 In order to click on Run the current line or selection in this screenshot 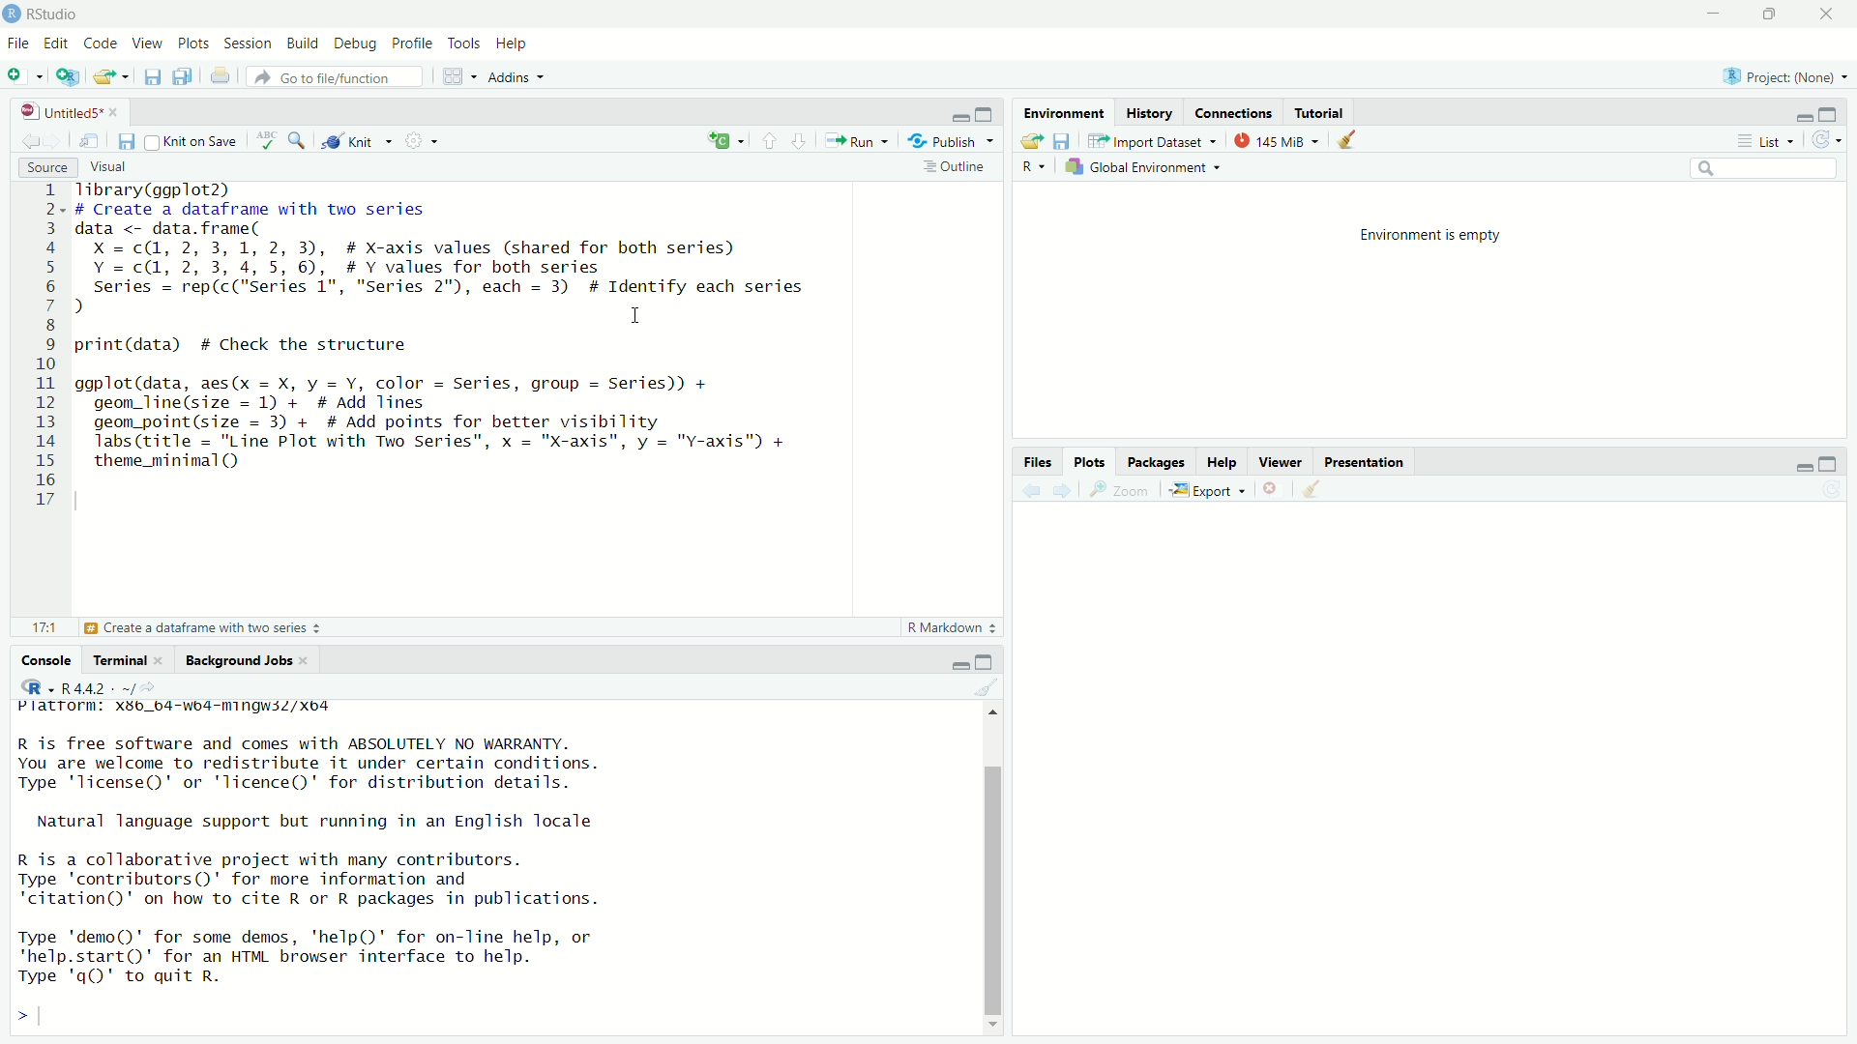, I will do `click(855, 140)`.